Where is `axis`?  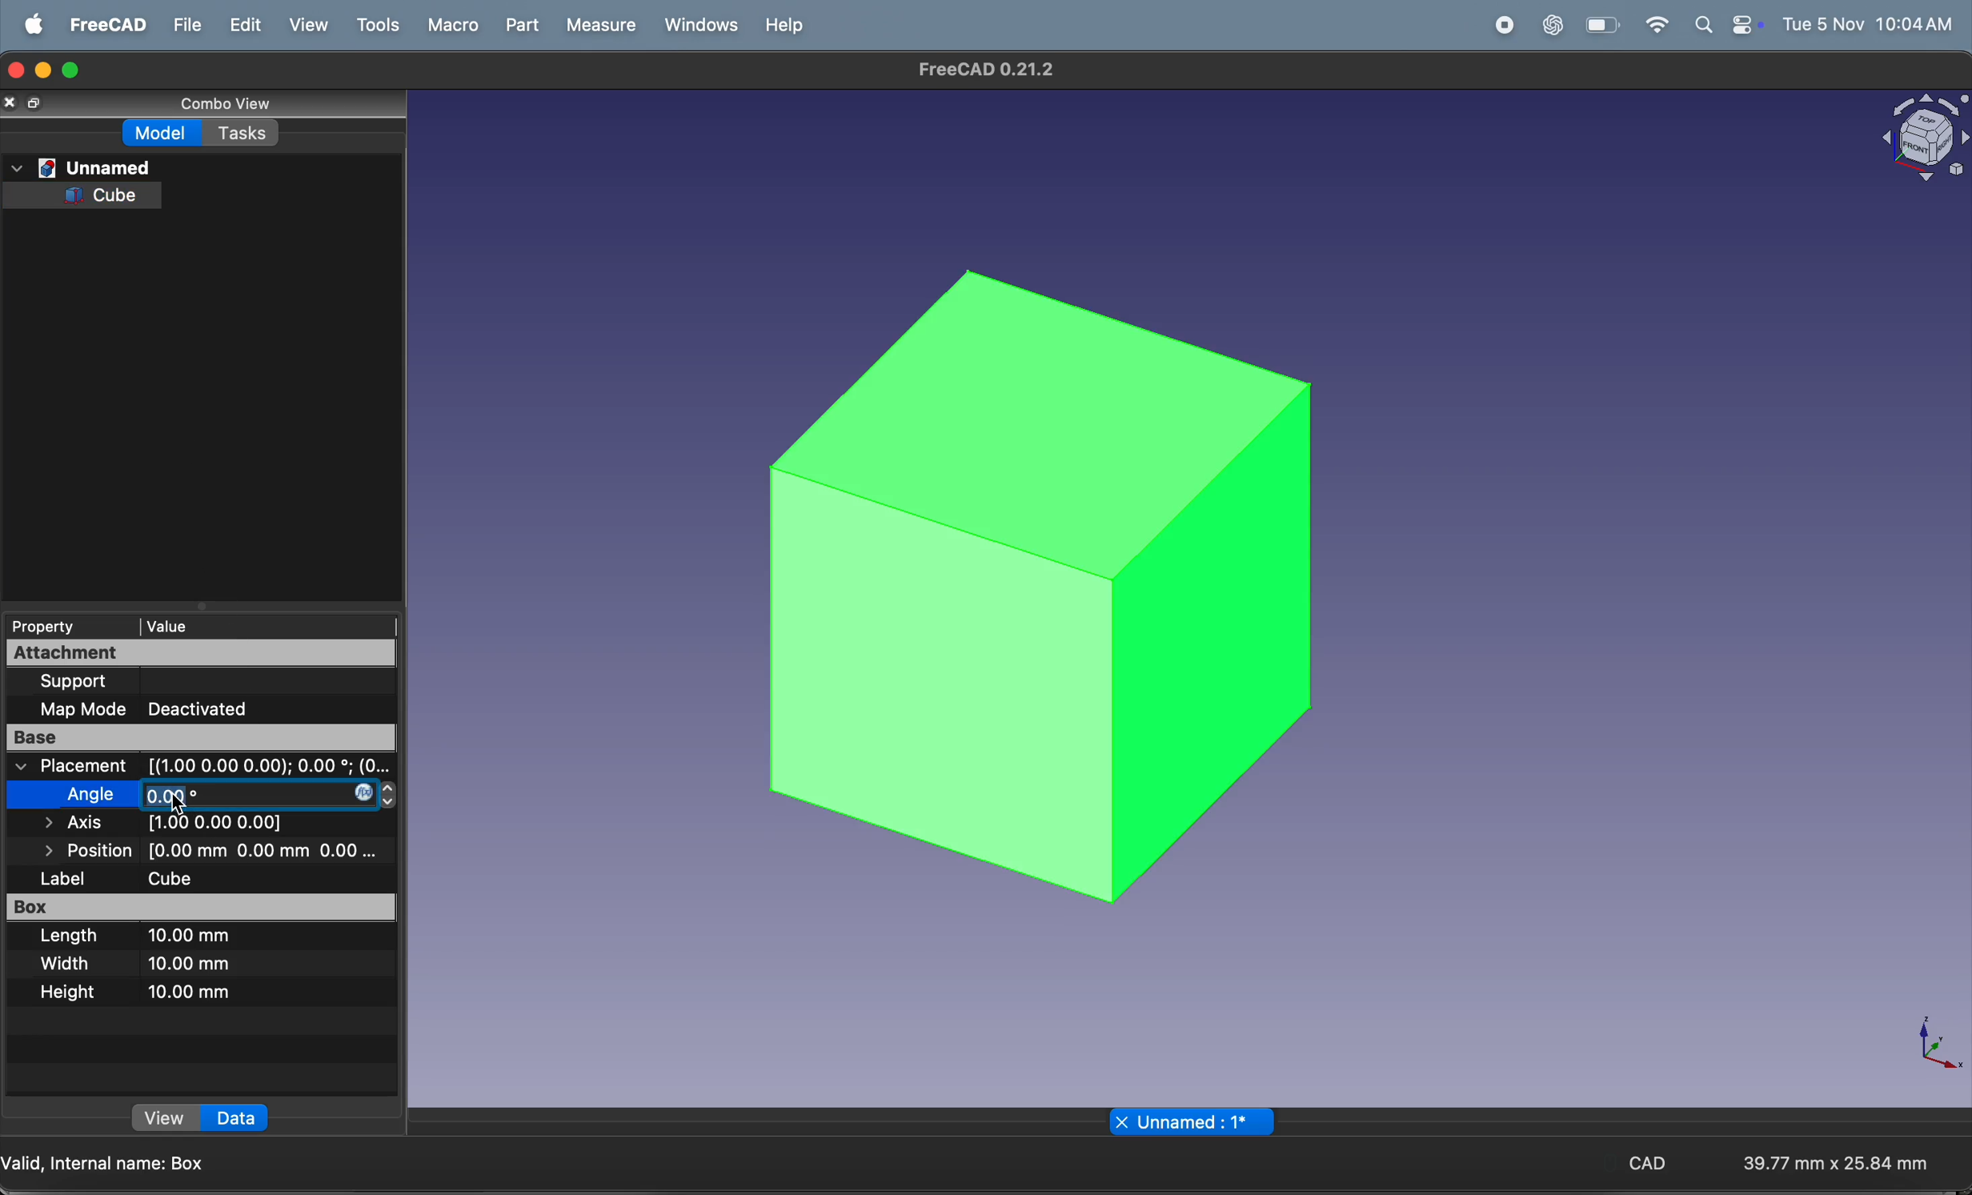
axis is located at coordinates (78, 824).